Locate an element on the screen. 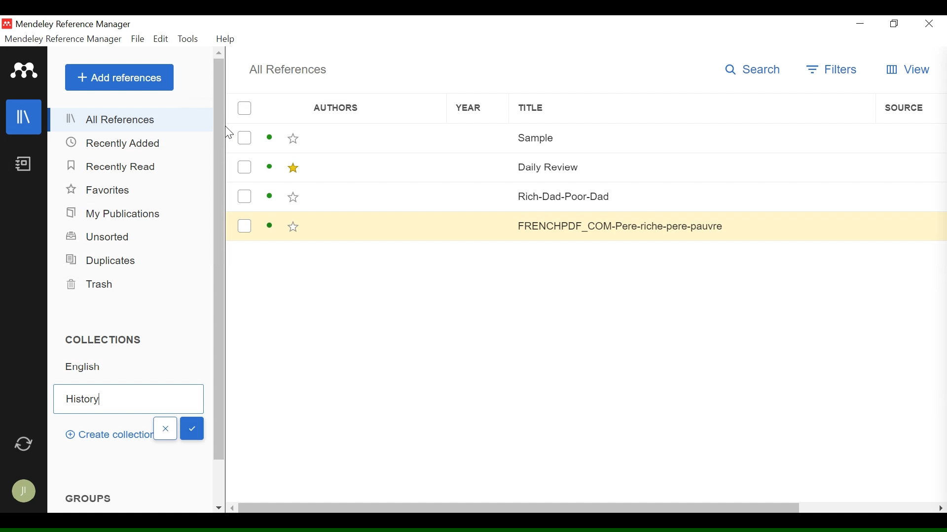 This screenshot has width=947, height=532. Create Collecion is located at coordinates (107, 434).